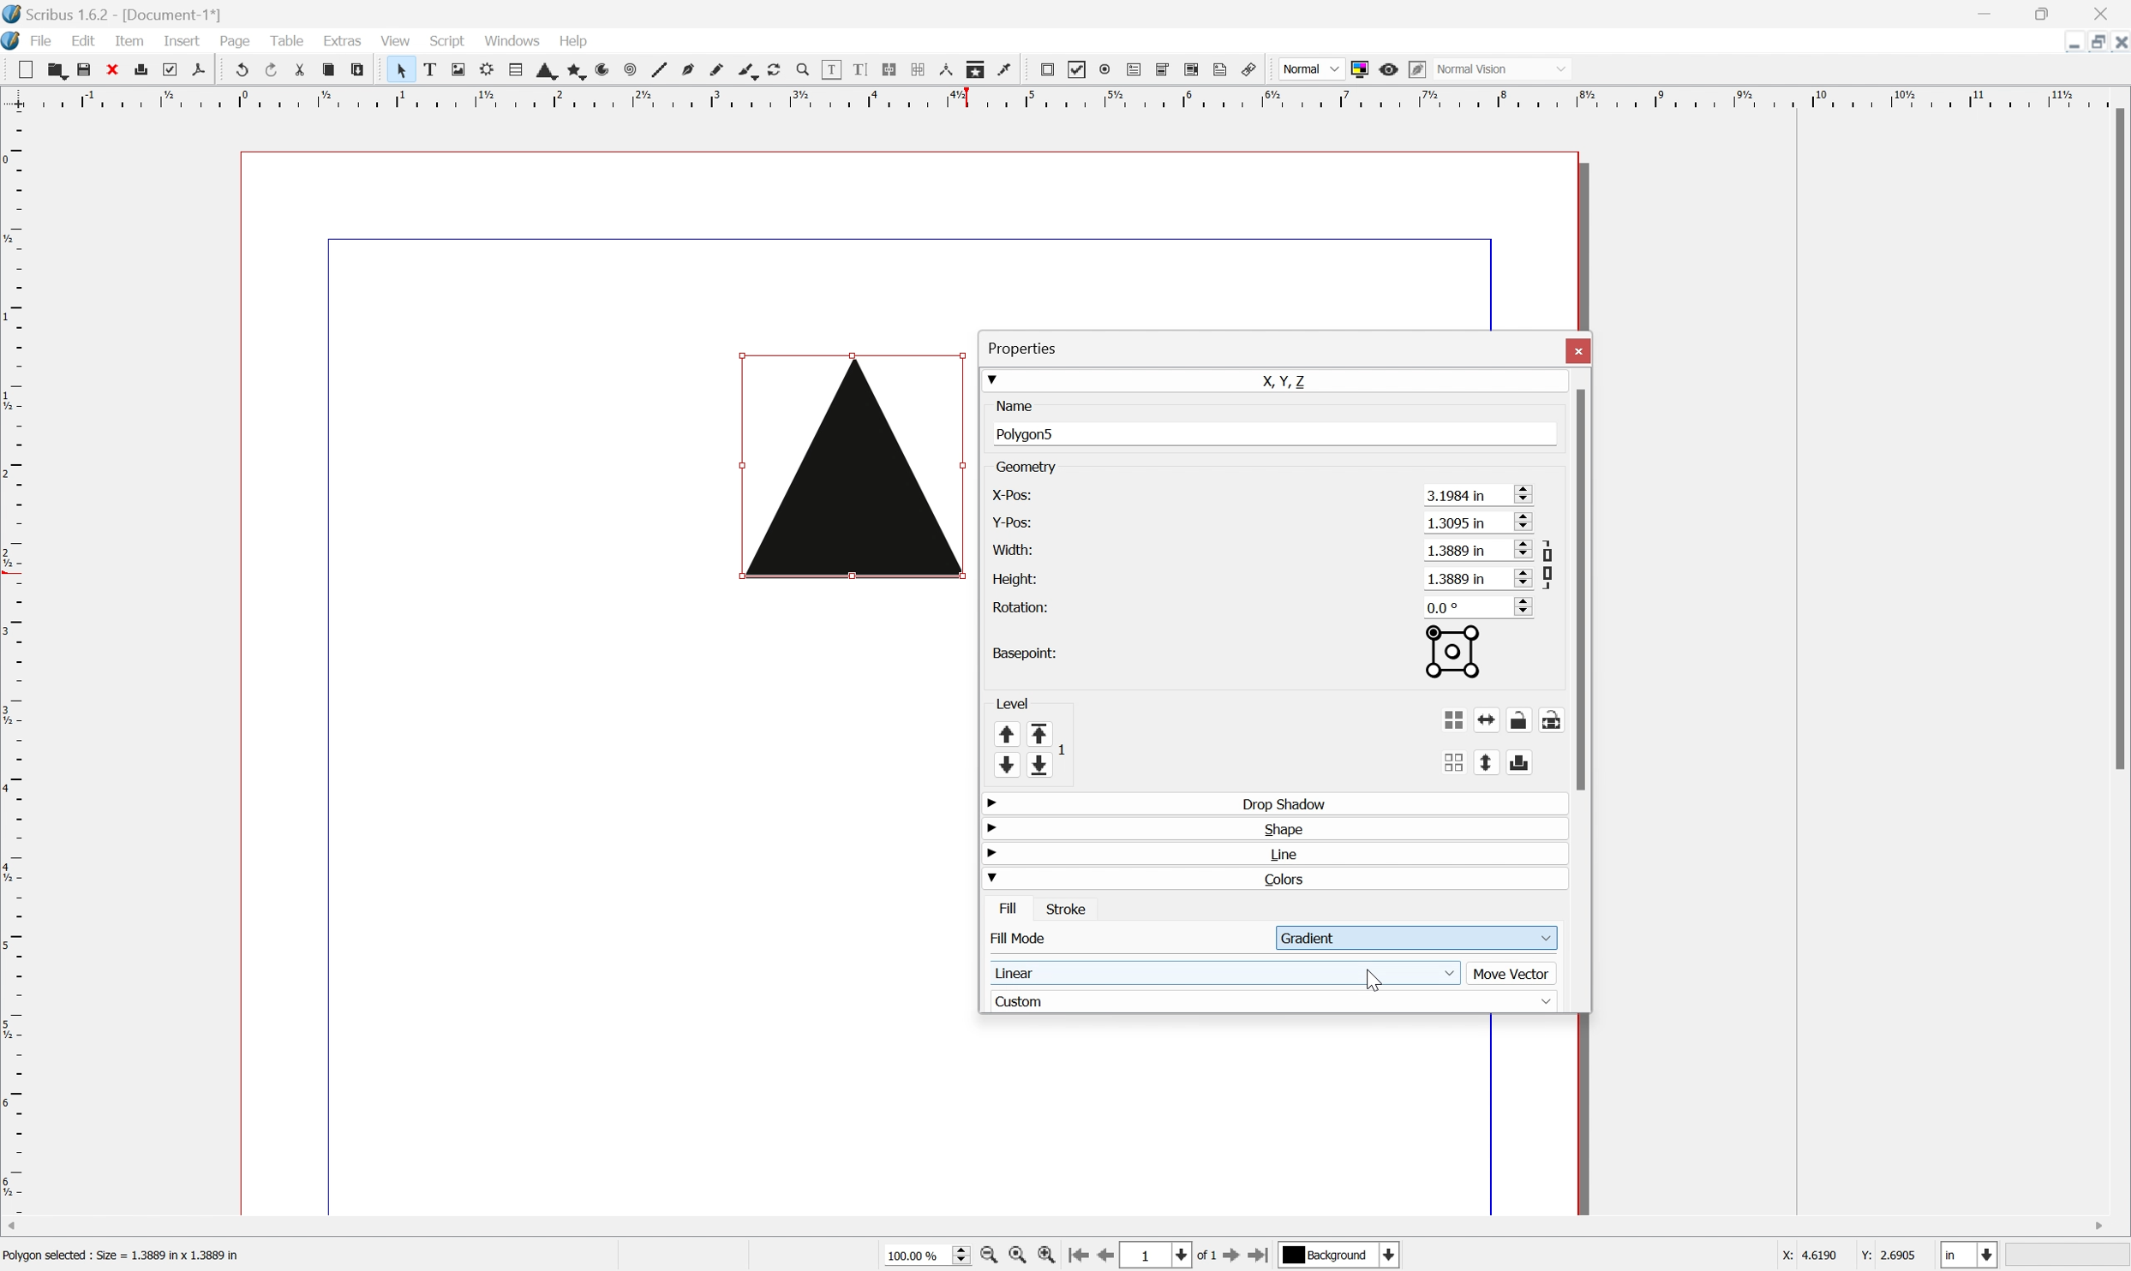  What do you see at coordinates (1388, 69) in the screenshot?
I see `Preview mode` at bounding box center [1388, 69].